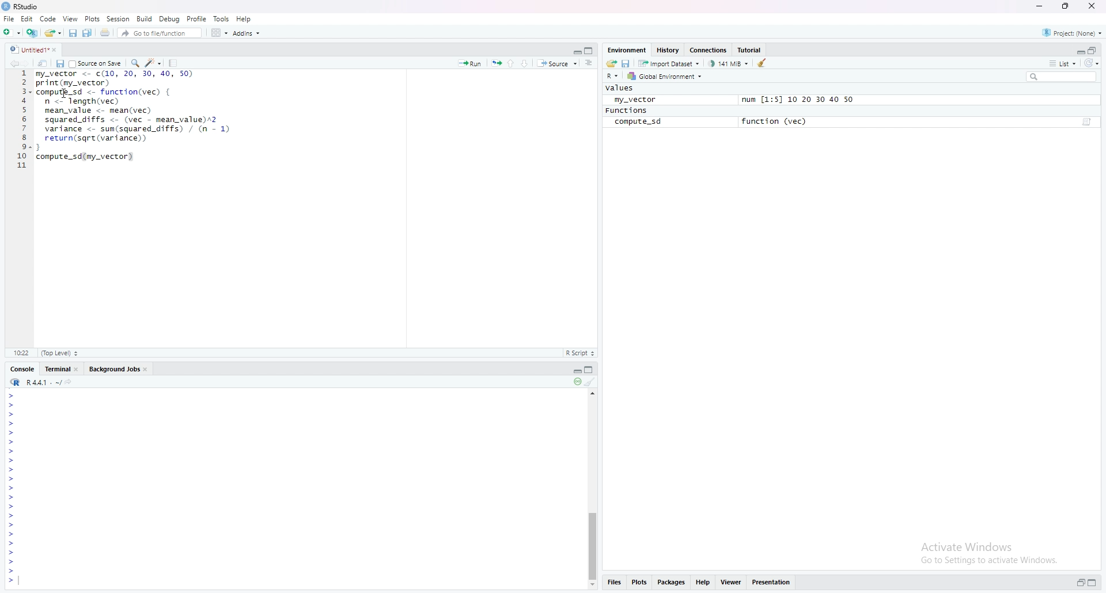  What do you see at coordinates (95, 63) in the screenshot?
I see `Source on Save` at bounding box center [95, 63].